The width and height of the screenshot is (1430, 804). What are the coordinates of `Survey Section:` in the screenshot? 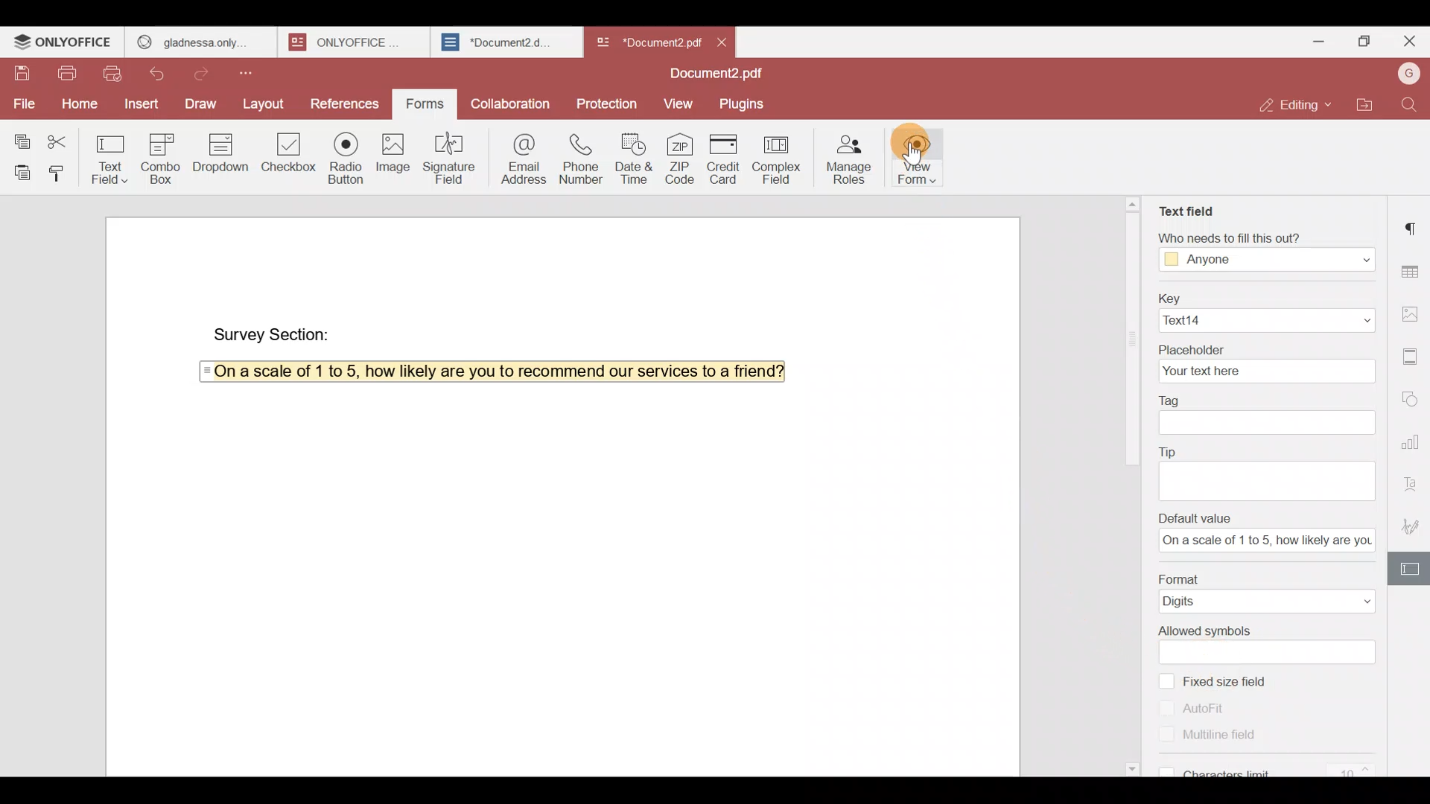 It's located at (275, 334).